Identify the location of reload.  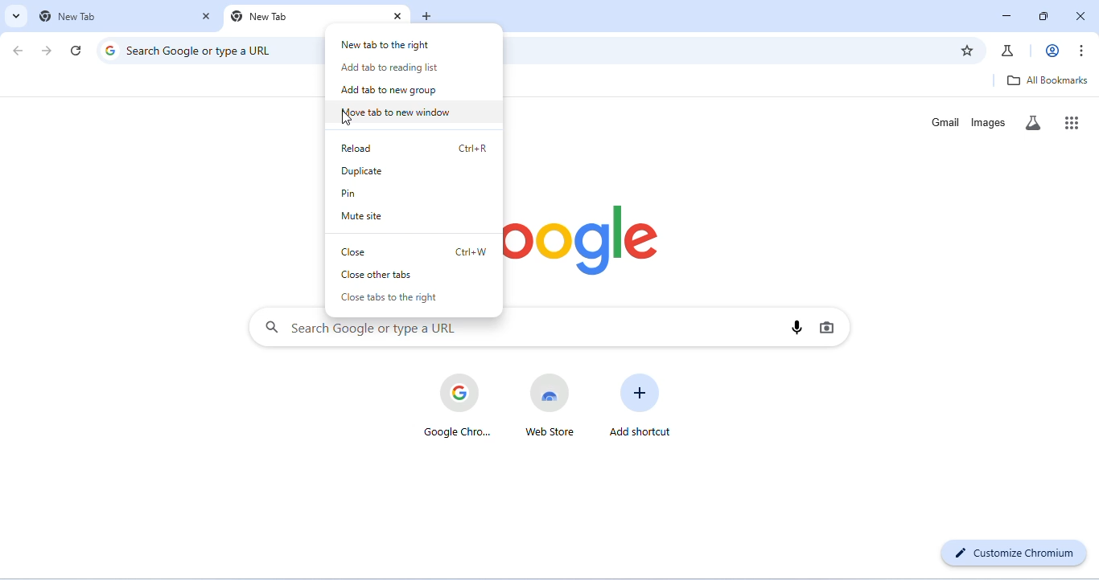
(415, 149).